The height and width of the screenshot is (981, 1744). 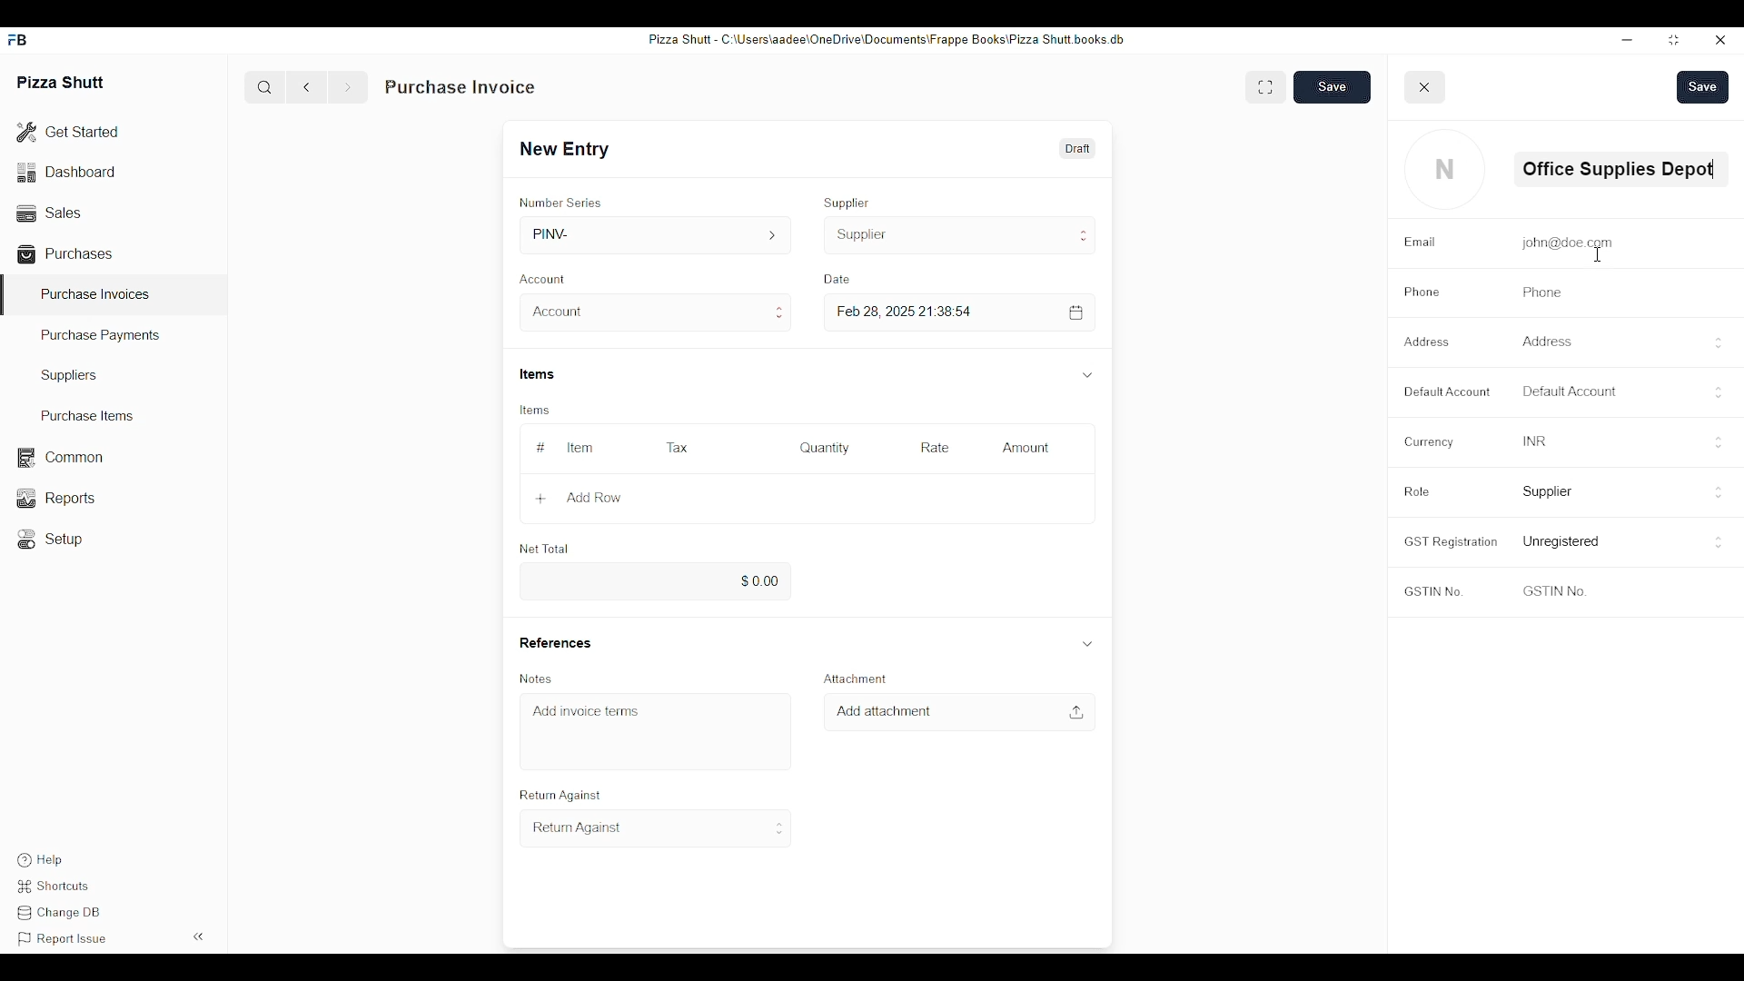 I want to click on enlarge, so click(x=1265, y=85).